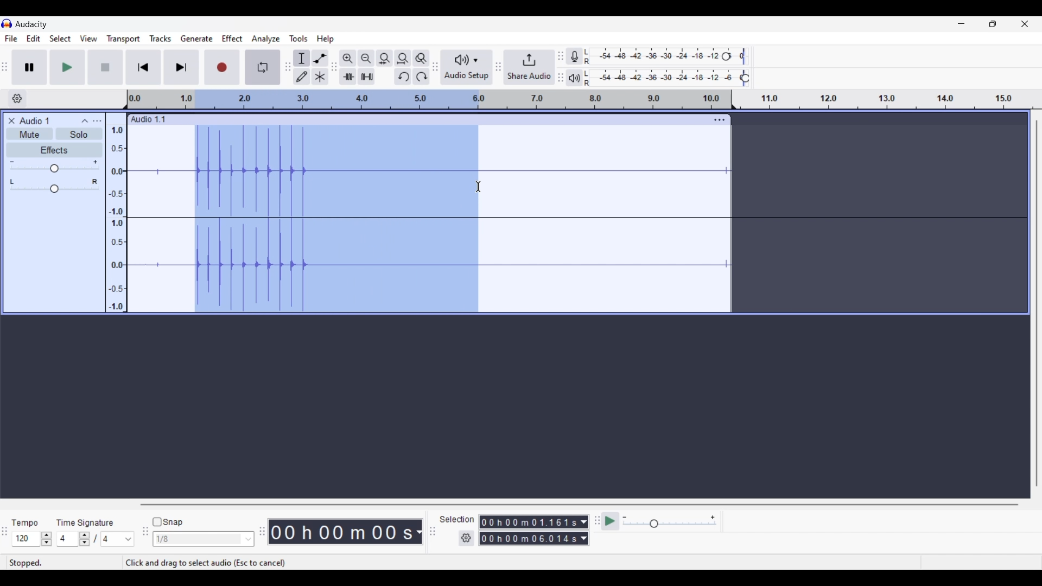 Image resolution: width=1042 pixels, height=586 pixels. I want to click on Selection duration, so click(528, 530).